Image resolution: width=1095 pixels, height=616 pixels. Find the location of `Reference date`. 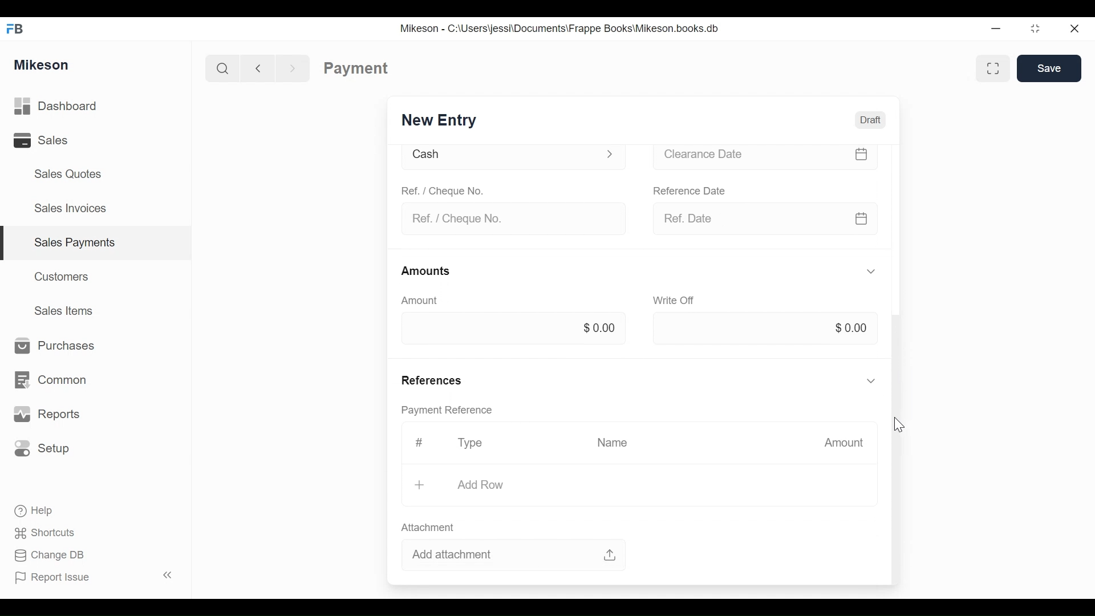

Reference date is located at coordinates (690, 190).